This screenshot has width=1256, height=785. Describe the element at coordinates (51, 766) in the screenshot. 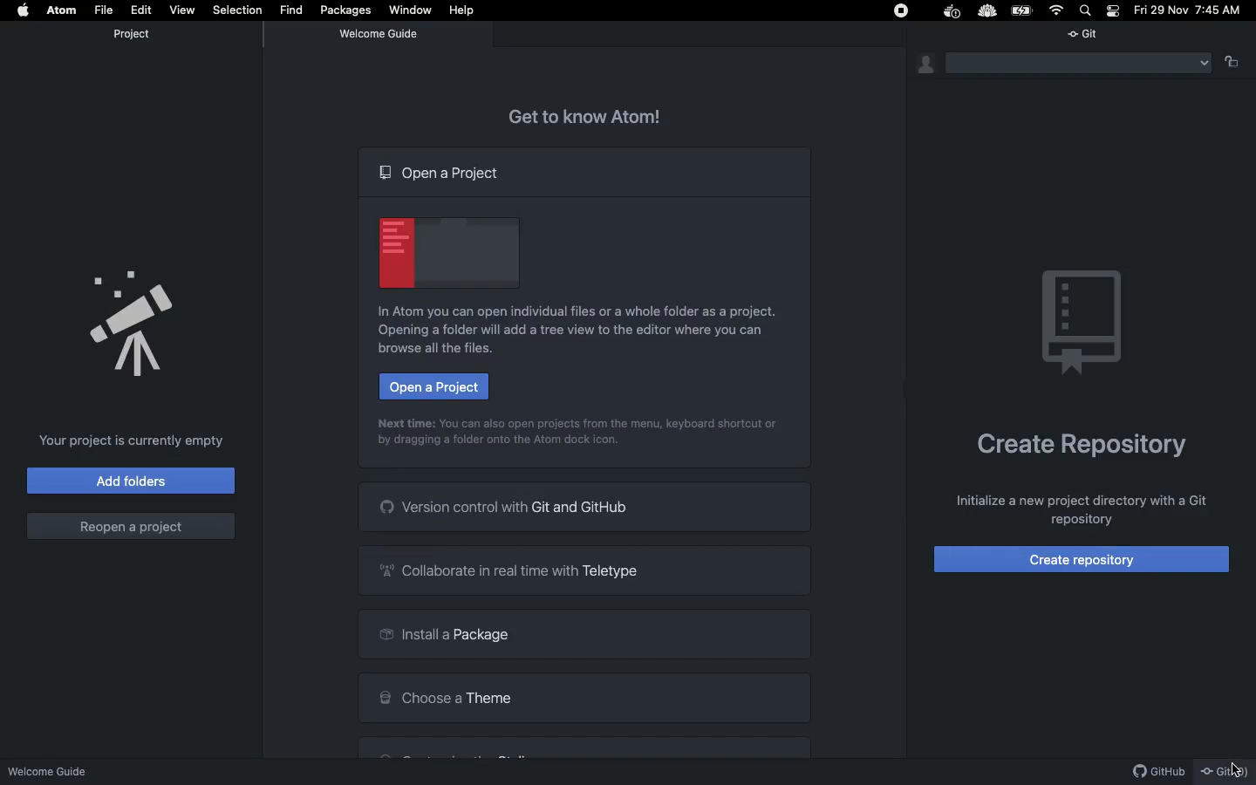

I see `Welcome guide` at that location.